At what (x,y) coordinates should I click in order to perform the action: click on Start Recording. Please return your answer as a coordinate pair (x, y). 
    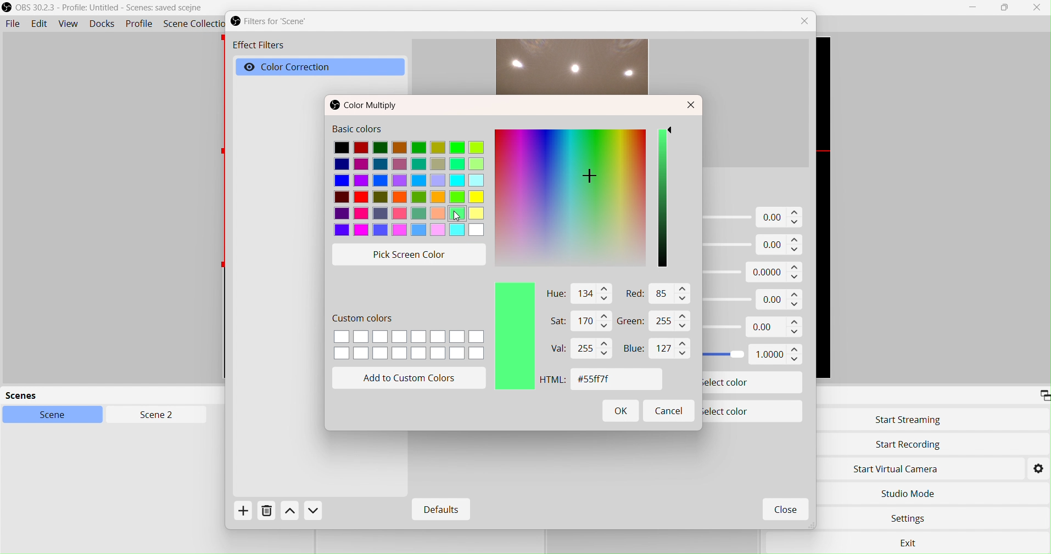
    Looking at the image, I should click on (909, 445).